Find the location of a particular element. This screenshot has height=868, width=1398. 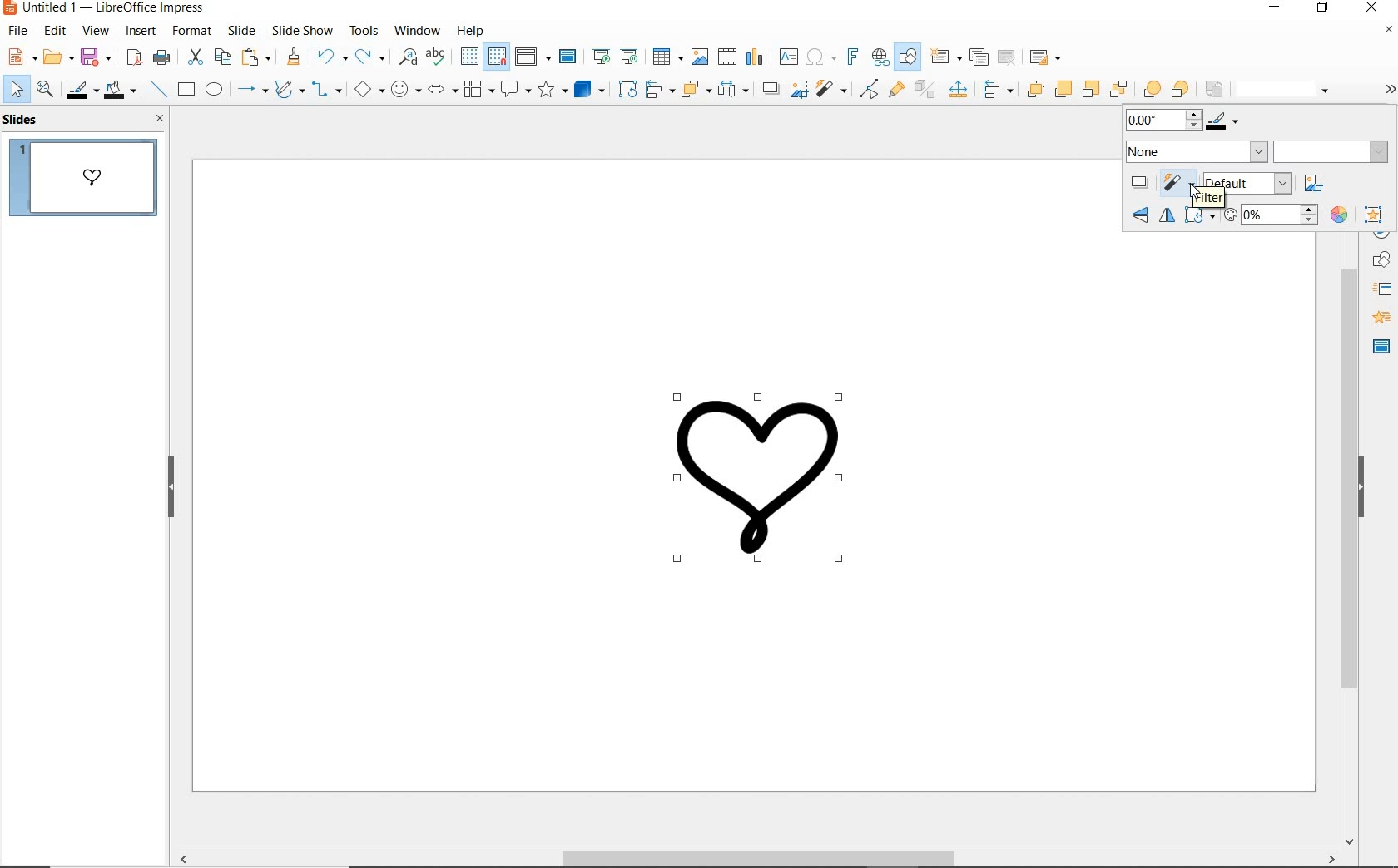

HIDE is located at coordinates (1362, 489).